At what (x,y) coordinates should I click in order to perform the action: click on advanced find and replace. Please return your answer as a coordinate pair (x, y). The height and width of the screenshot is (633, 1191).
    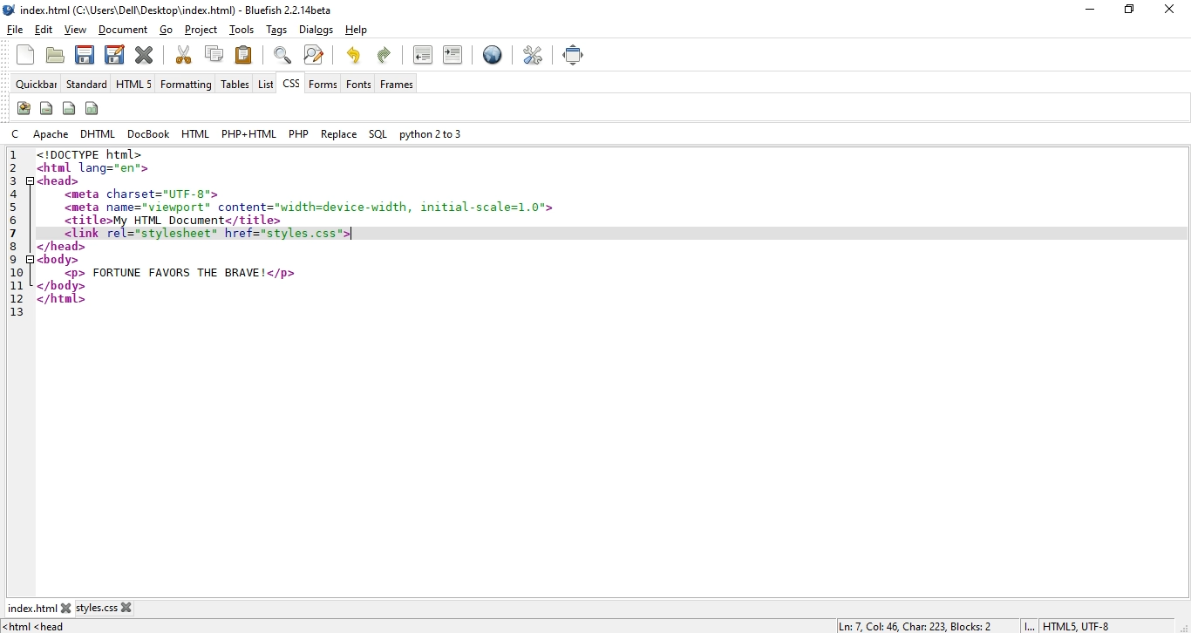
    Looking at the image, I should click on (313, 54).